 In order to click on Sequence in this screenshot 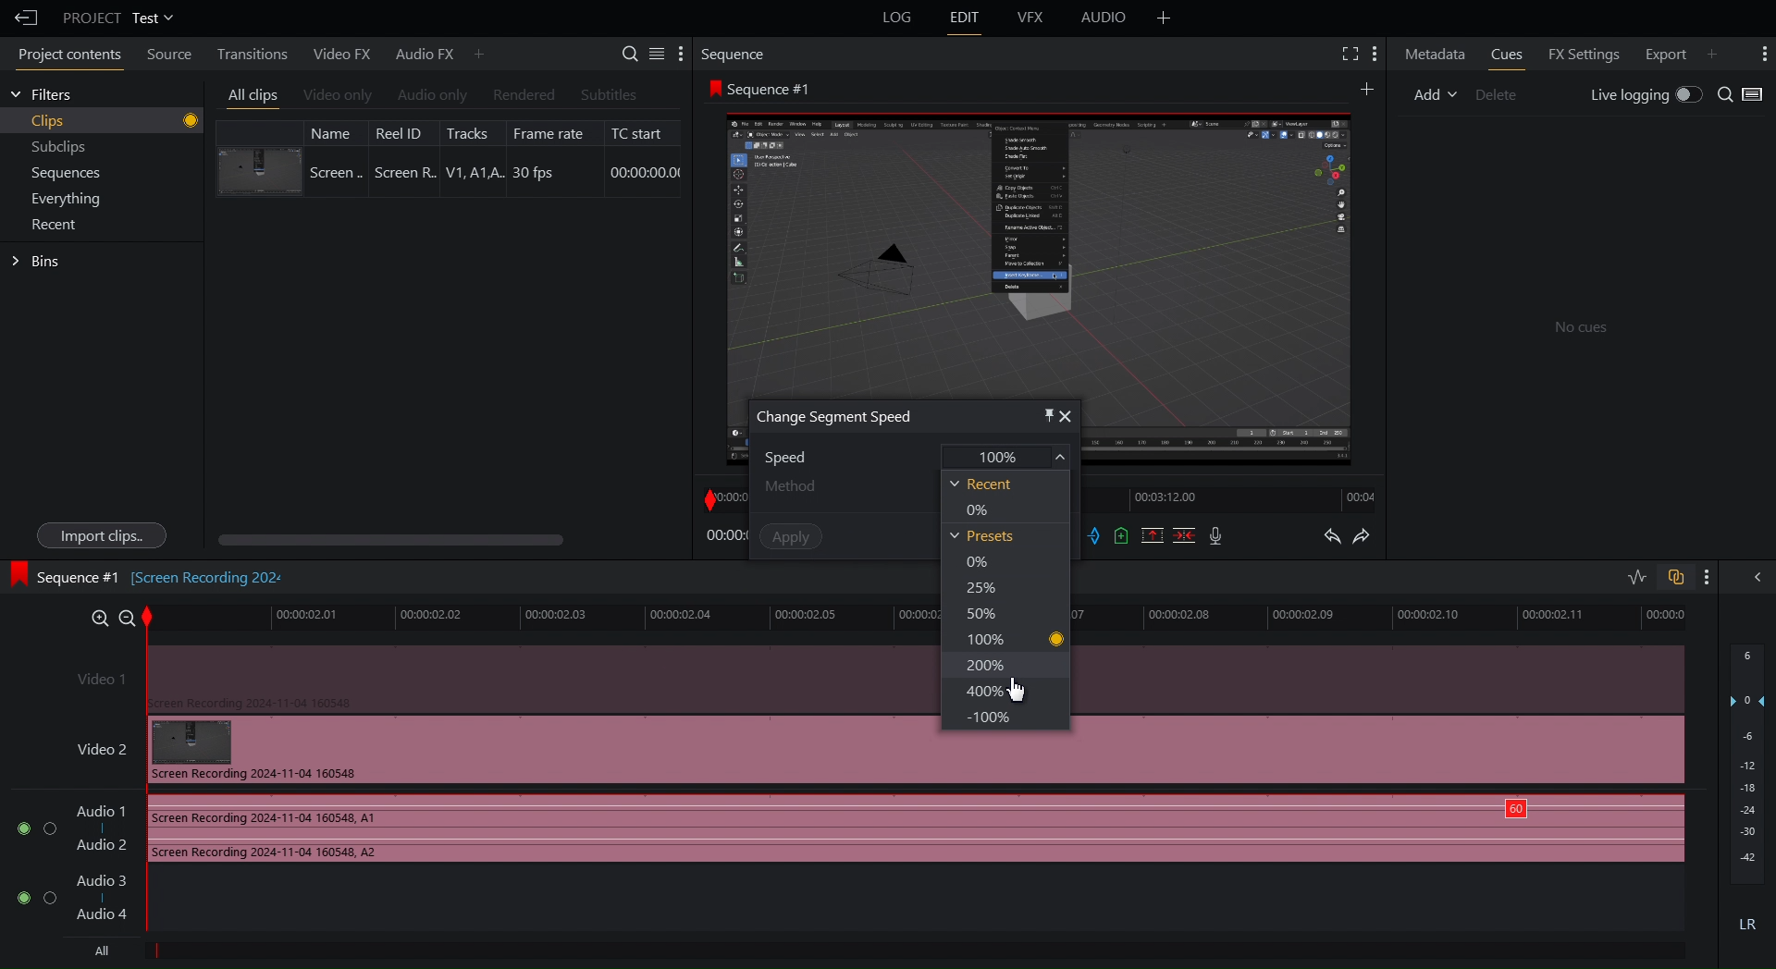, I will do `click(739, 54)`.